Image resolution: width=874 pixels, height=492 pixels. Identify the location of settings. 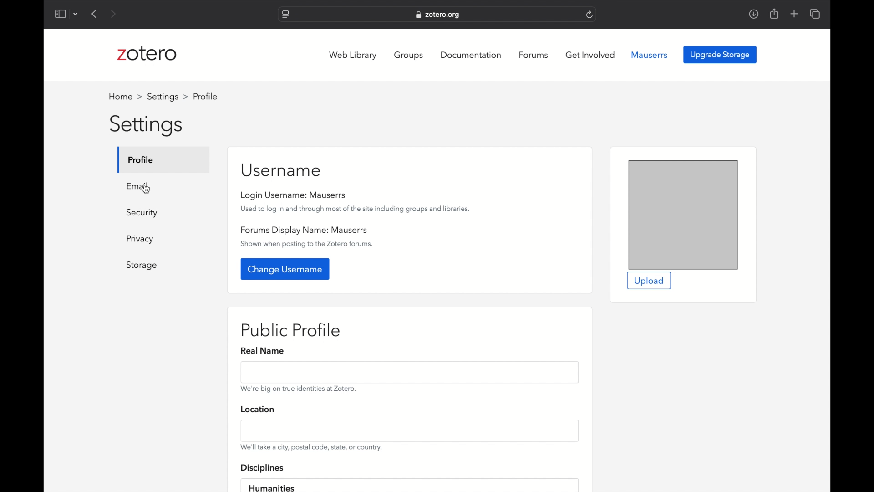
(168, 97).